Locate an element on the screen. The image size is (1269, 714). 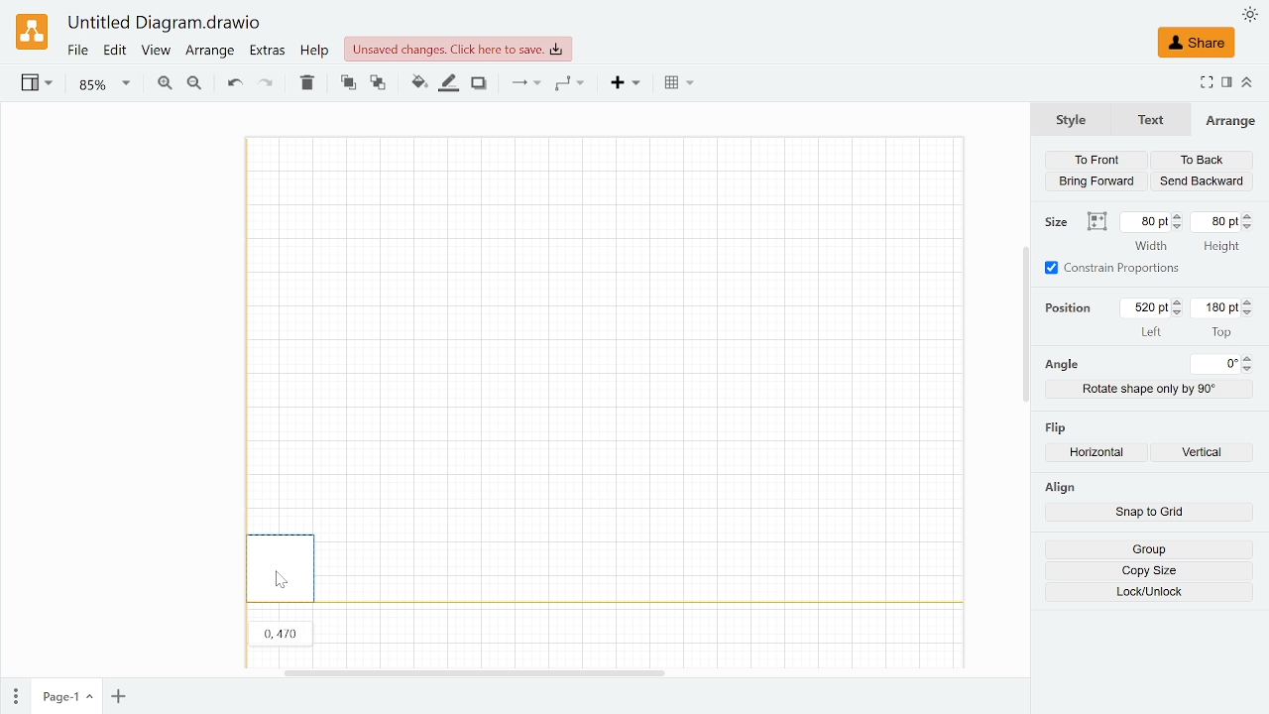
Current width is located at coordinates (1146, 221).